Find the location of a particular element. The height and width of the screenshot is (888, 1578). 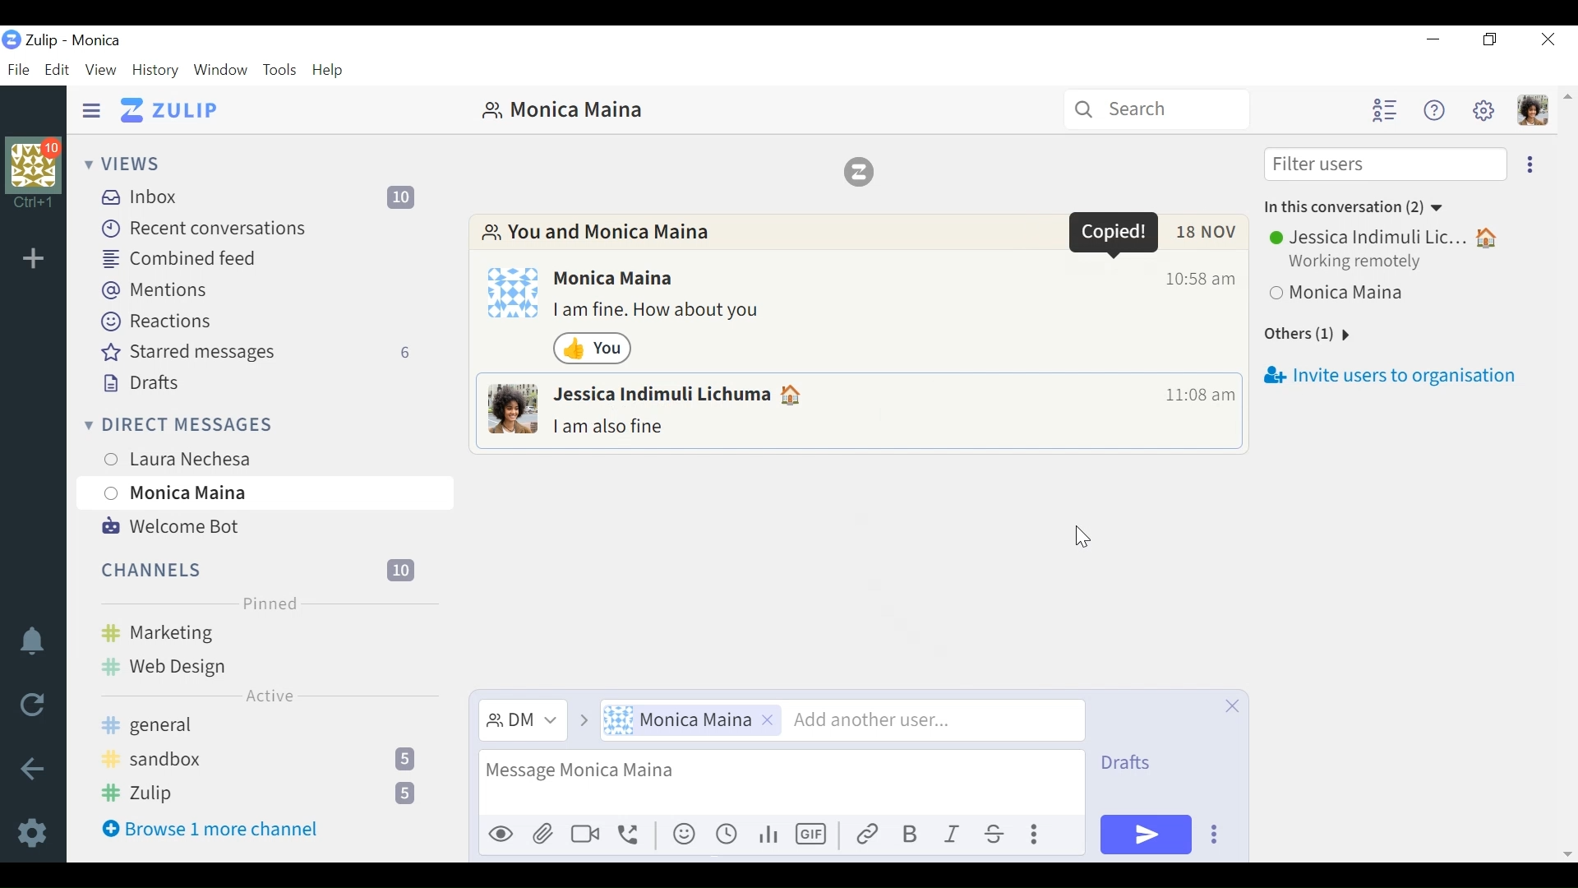

Organization profile is located at coordinates (34, 161).